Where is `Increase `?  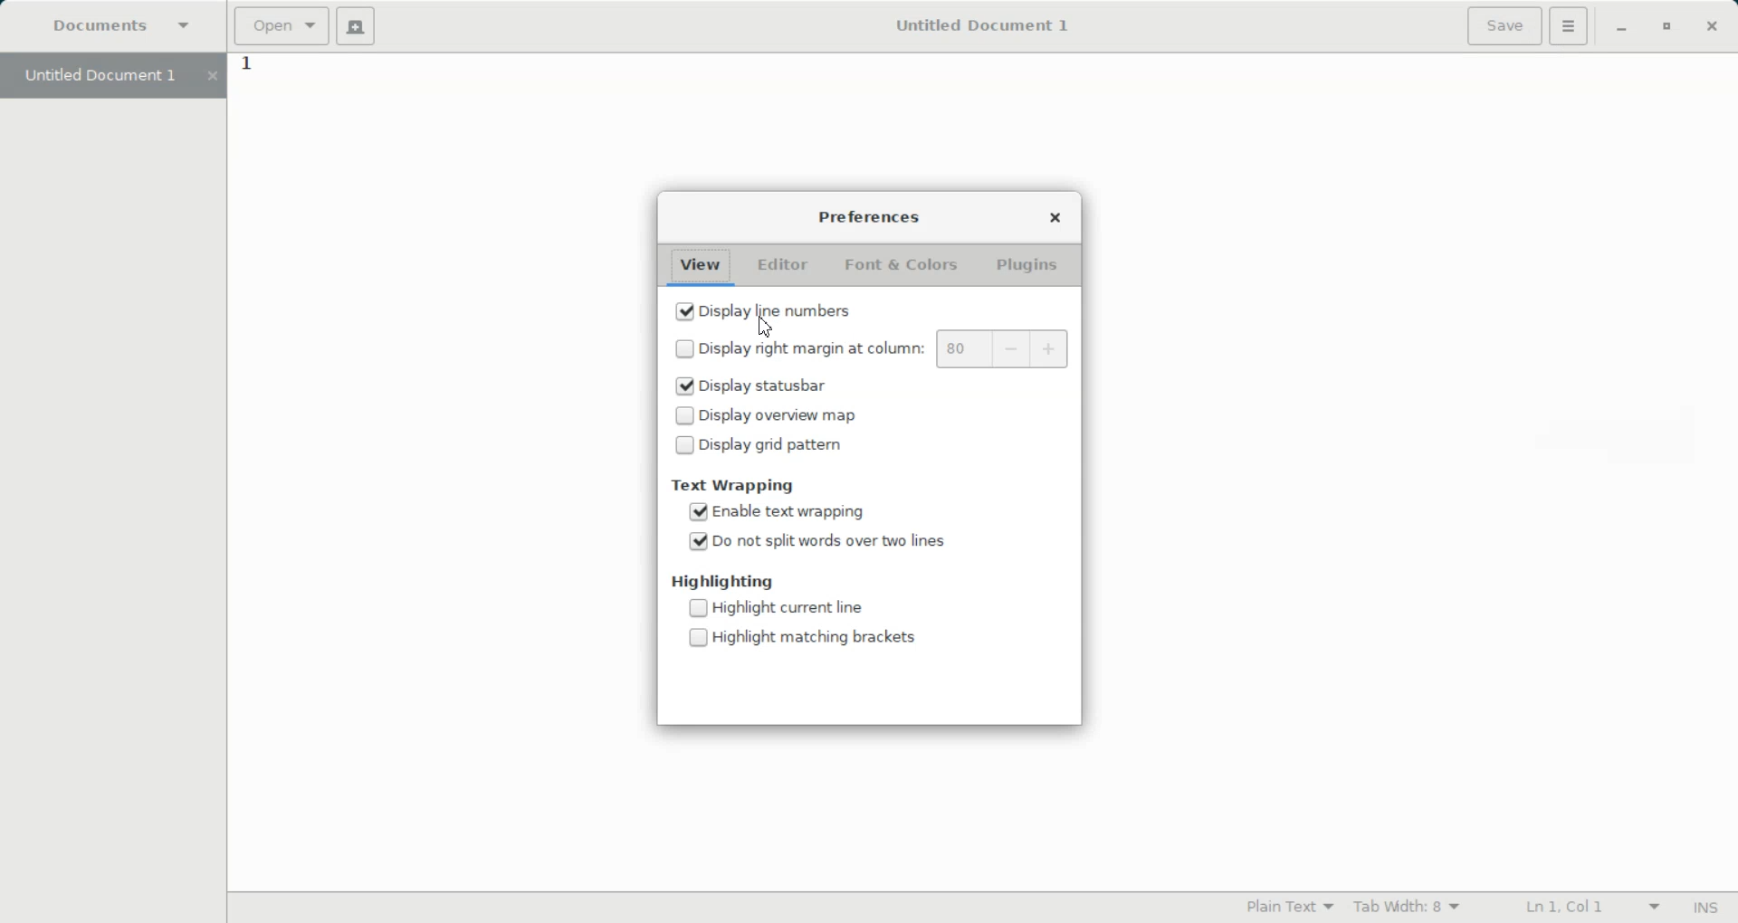
Increase  is located at coordinates (1051, 348).